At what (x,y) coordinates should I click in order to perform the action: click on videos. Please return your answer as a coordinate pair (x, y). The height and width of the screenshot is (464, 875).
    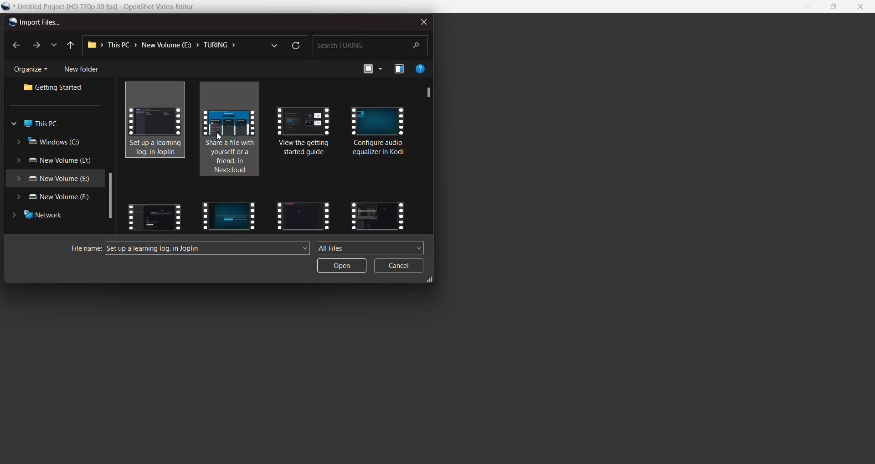
    Looking at the image, I should click on (154, 215).